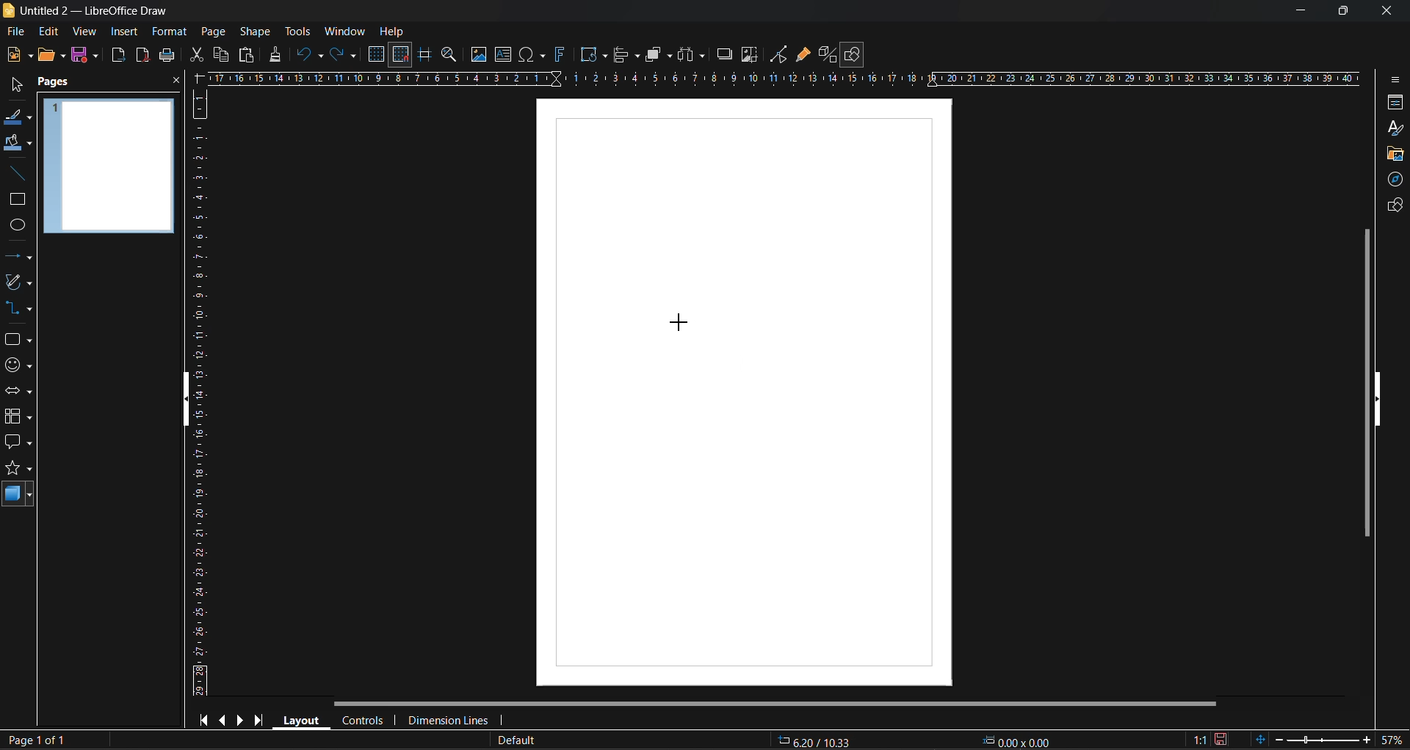  Describe the element at coordinates (200, 392) in the screenshot. I see `vertical ruler` at that location.